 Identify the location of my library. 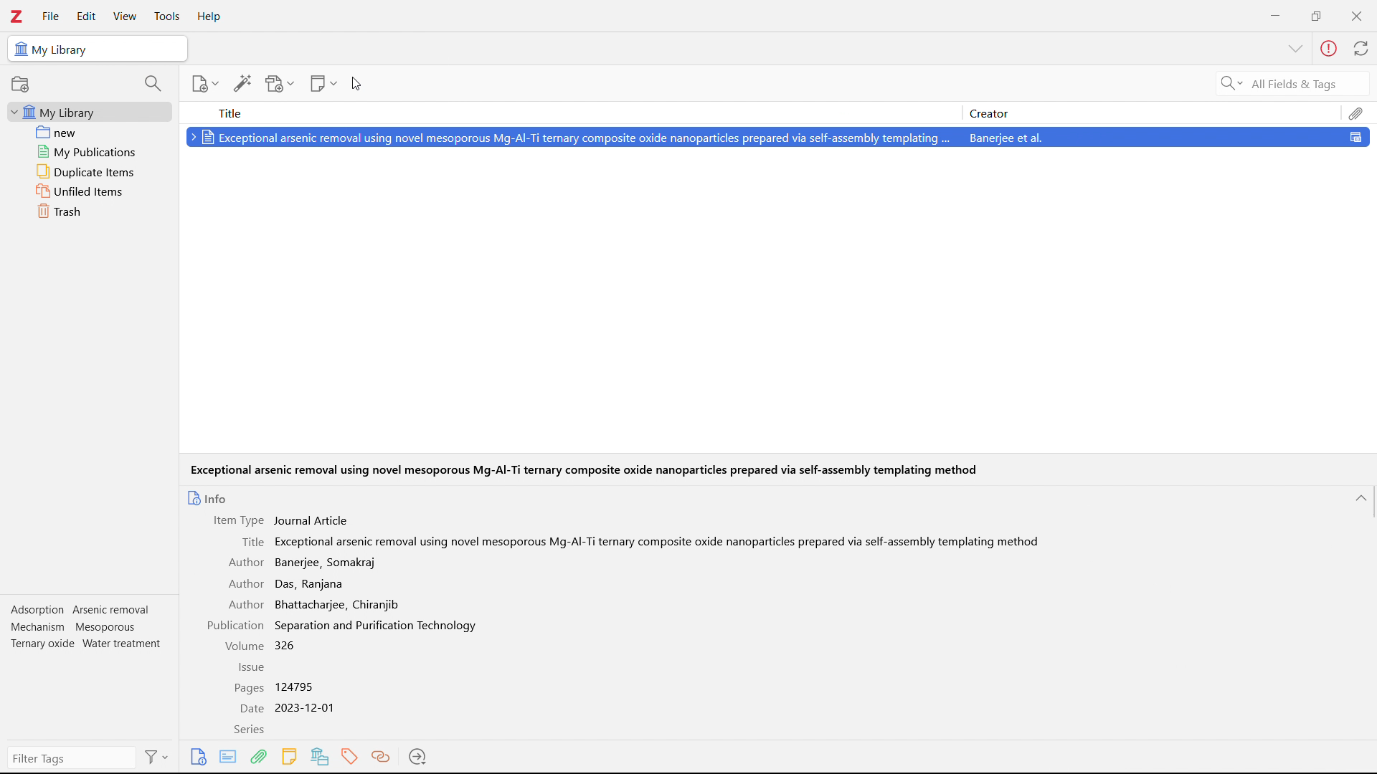
(89, 113).